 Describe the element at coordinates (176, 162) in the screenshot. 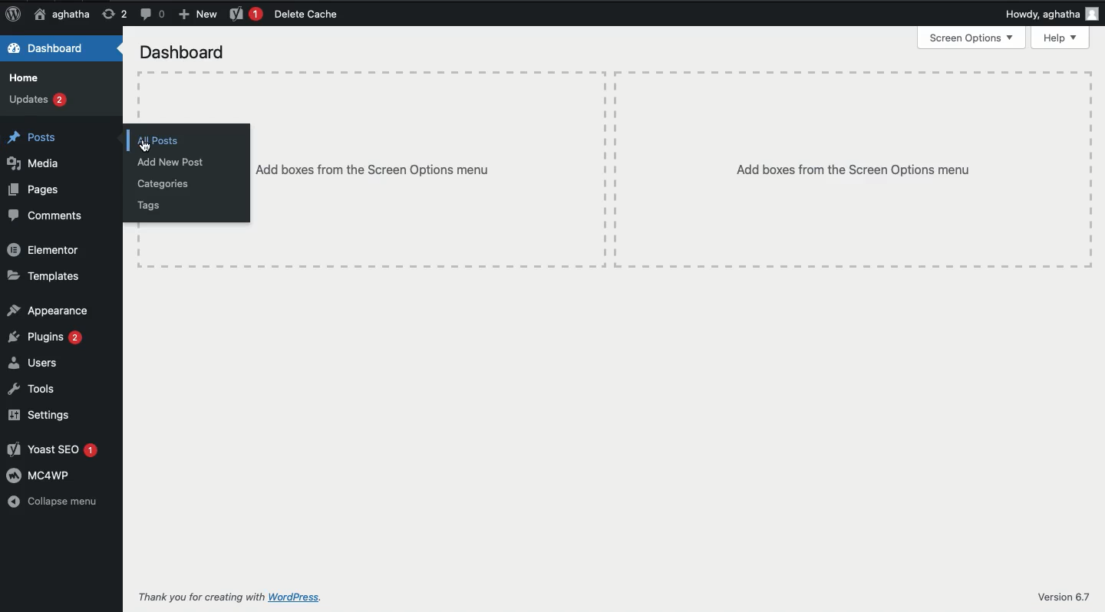

I see `Add New Post` at that location.